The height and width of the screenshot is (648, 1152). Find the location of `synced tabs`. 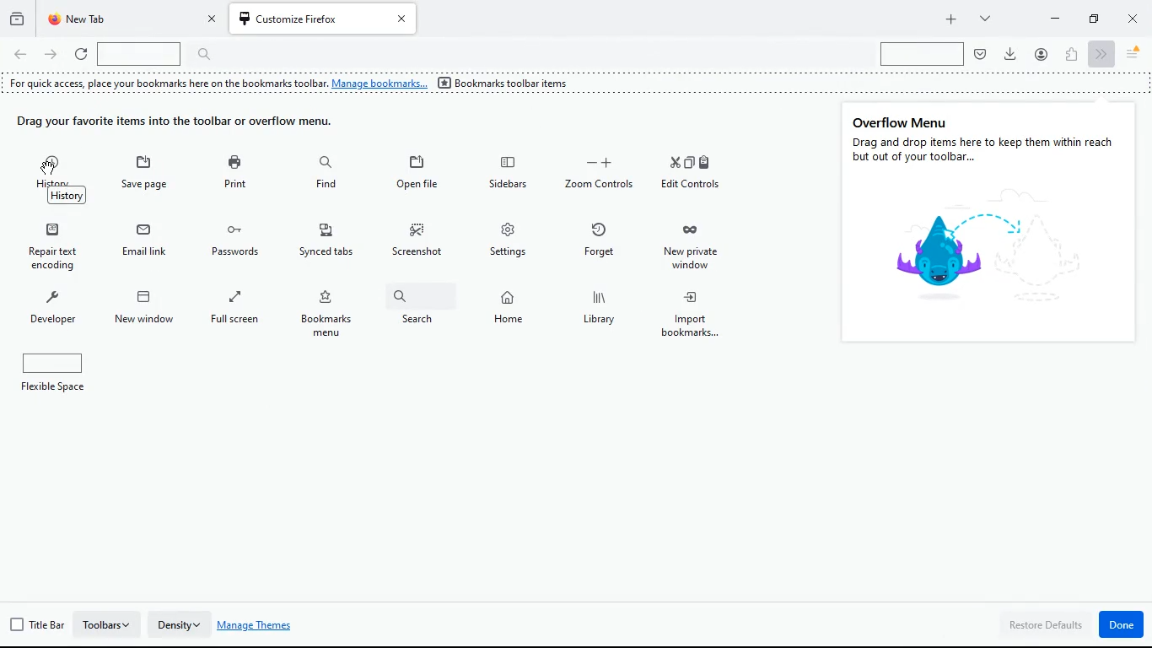

synced tabs is located at coordinates (330, 244).